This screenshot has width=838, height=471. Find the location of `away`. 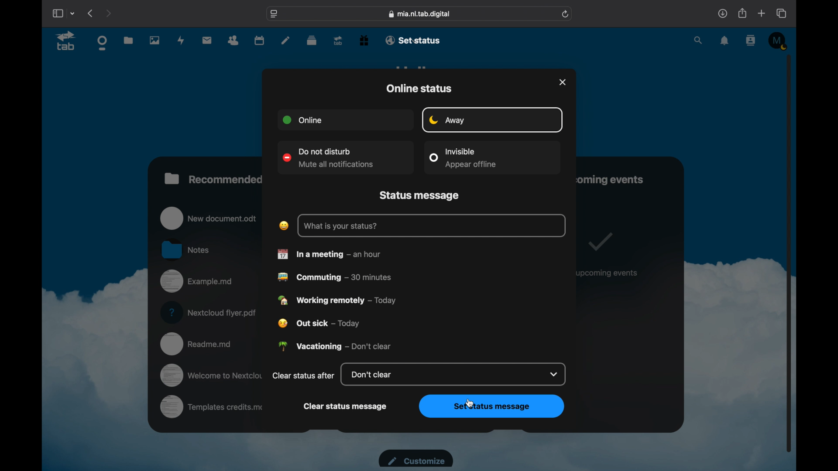

away is located at coordinates (447, 120).